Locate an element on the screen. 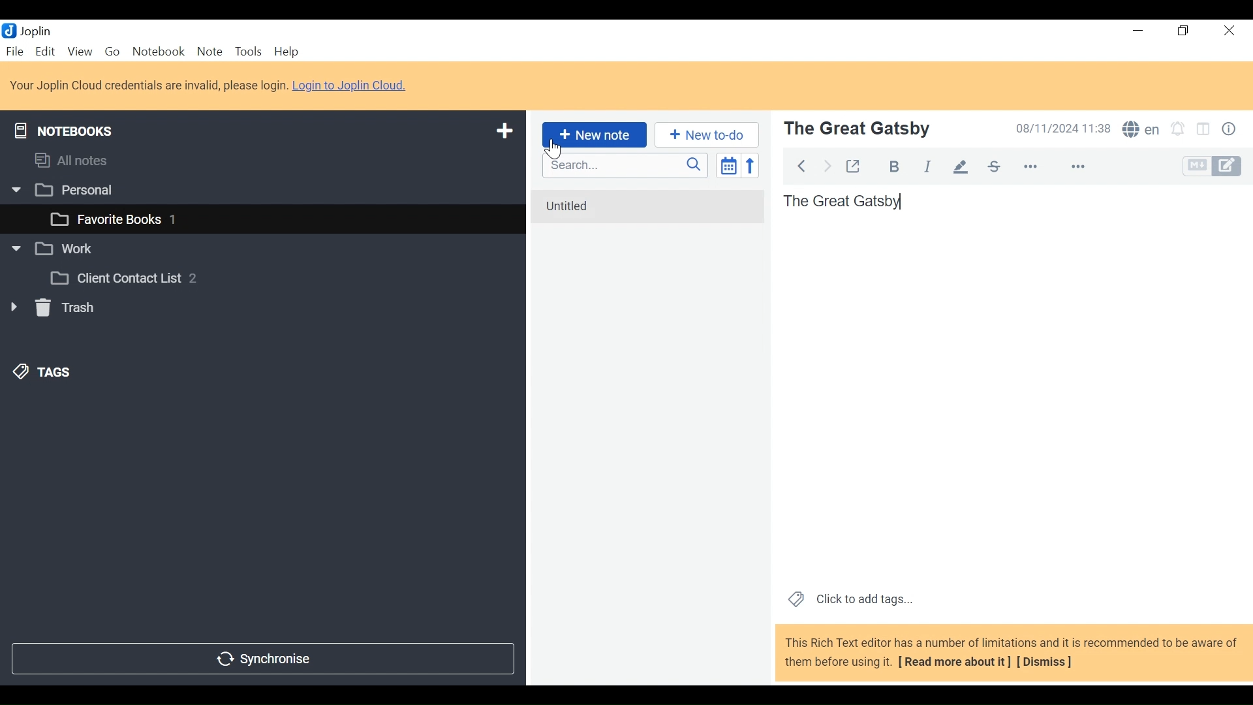 This screenshot has height=705, width=1253. Strikethrough is located at coordinates (995, 168).